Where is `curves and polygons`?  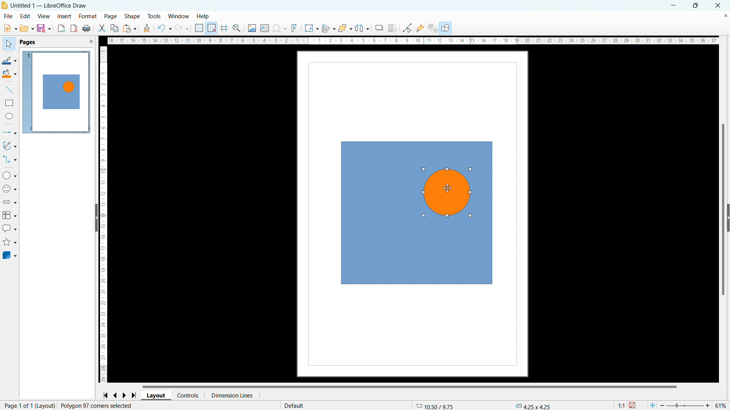
curves and polygons is located at coordinates (10, 146).